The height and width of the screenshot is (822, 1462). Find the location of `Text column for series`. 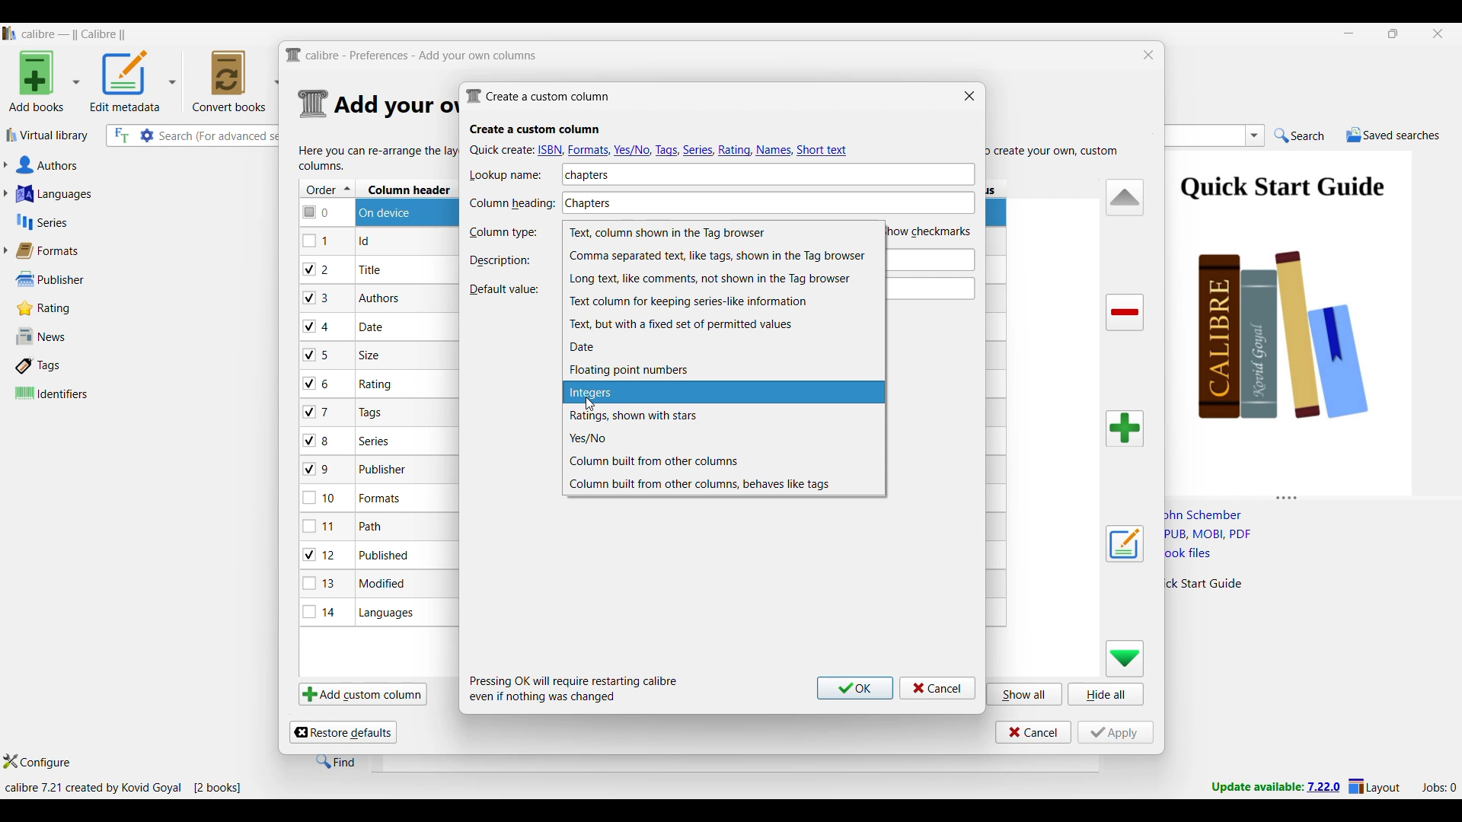

Text column for series is located at coordinates (723, 301).